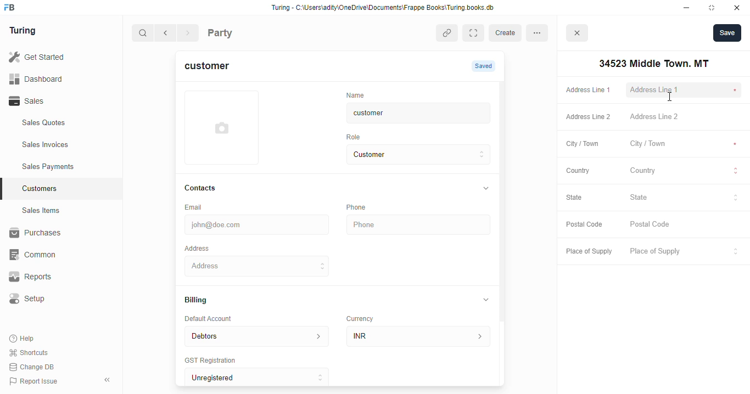  What do you see at coordinates (485, 66) in the screenshot?
I see `Saved` at bounding box center [485, 66].